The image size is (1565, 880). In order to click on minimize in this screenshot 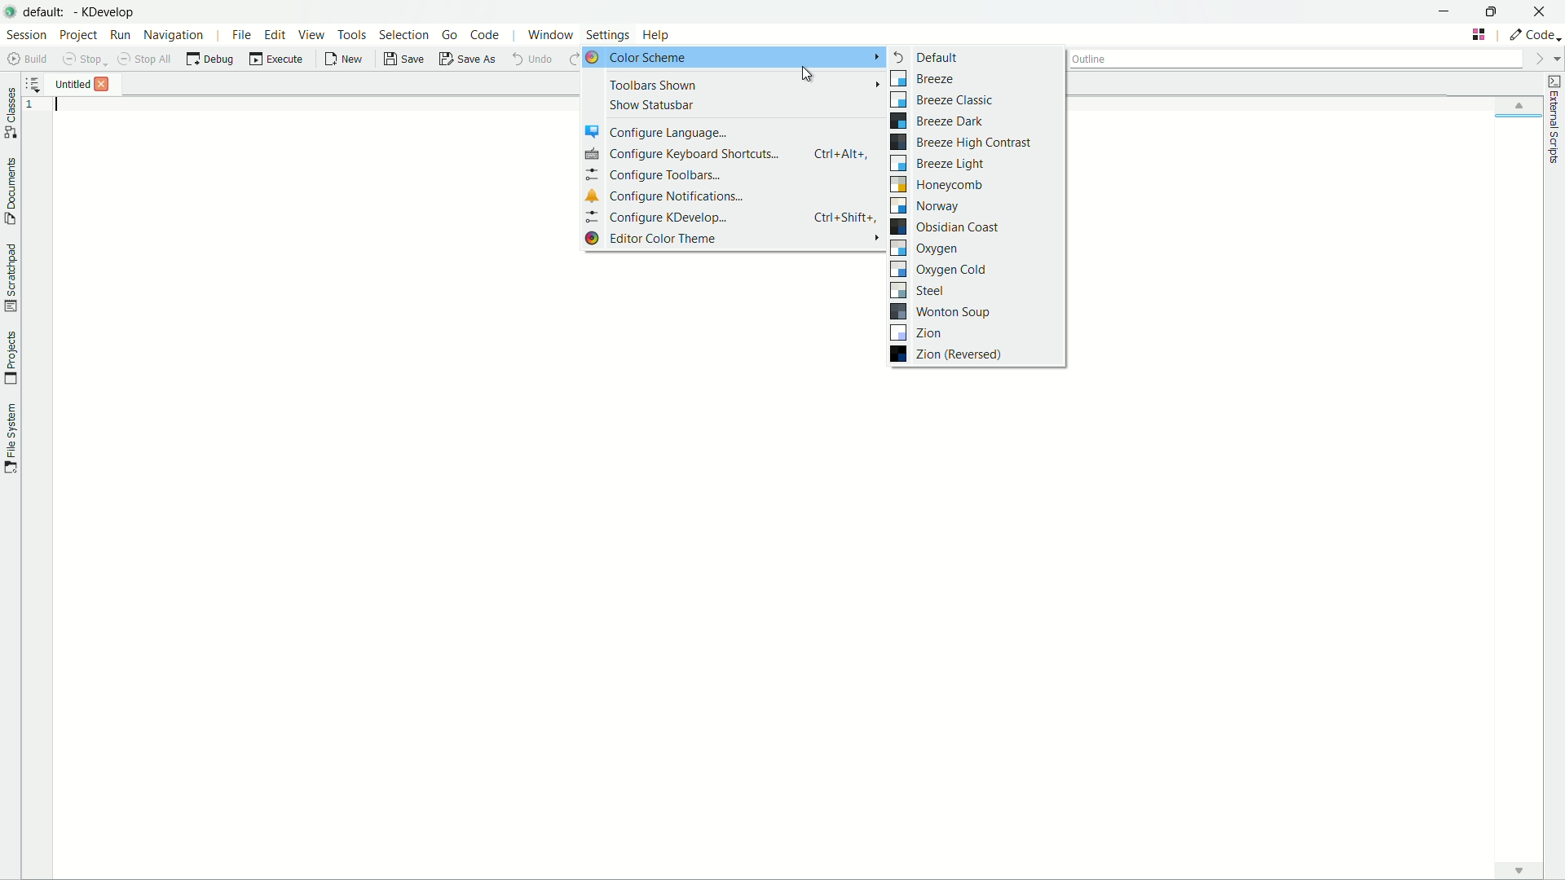, I will do `click(1445, 11)`.